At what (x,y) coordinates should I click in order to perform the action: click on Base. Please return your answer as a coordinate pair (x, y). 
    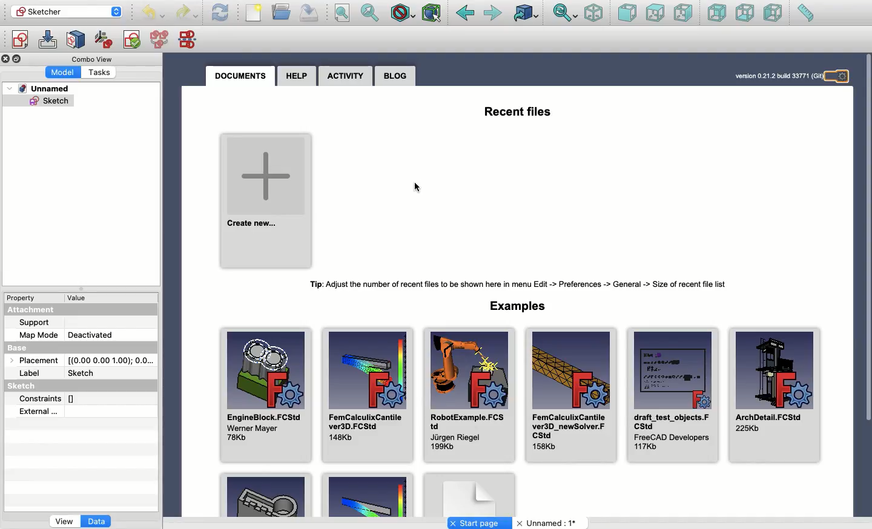
    Looking at the image, I should click on (21, 349).